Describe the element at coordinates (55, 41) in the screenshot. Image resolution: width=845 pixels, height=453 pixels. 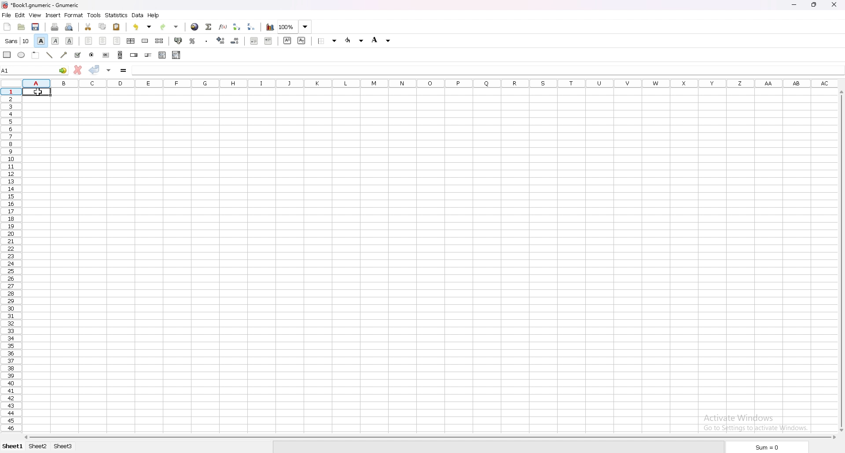
I see `italic` at that location.